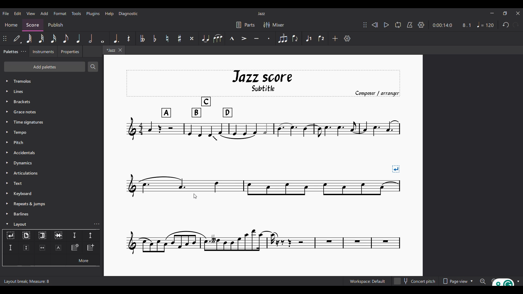 The image size is (523, 294). I want to click on Loop playback, so click(398, 25).